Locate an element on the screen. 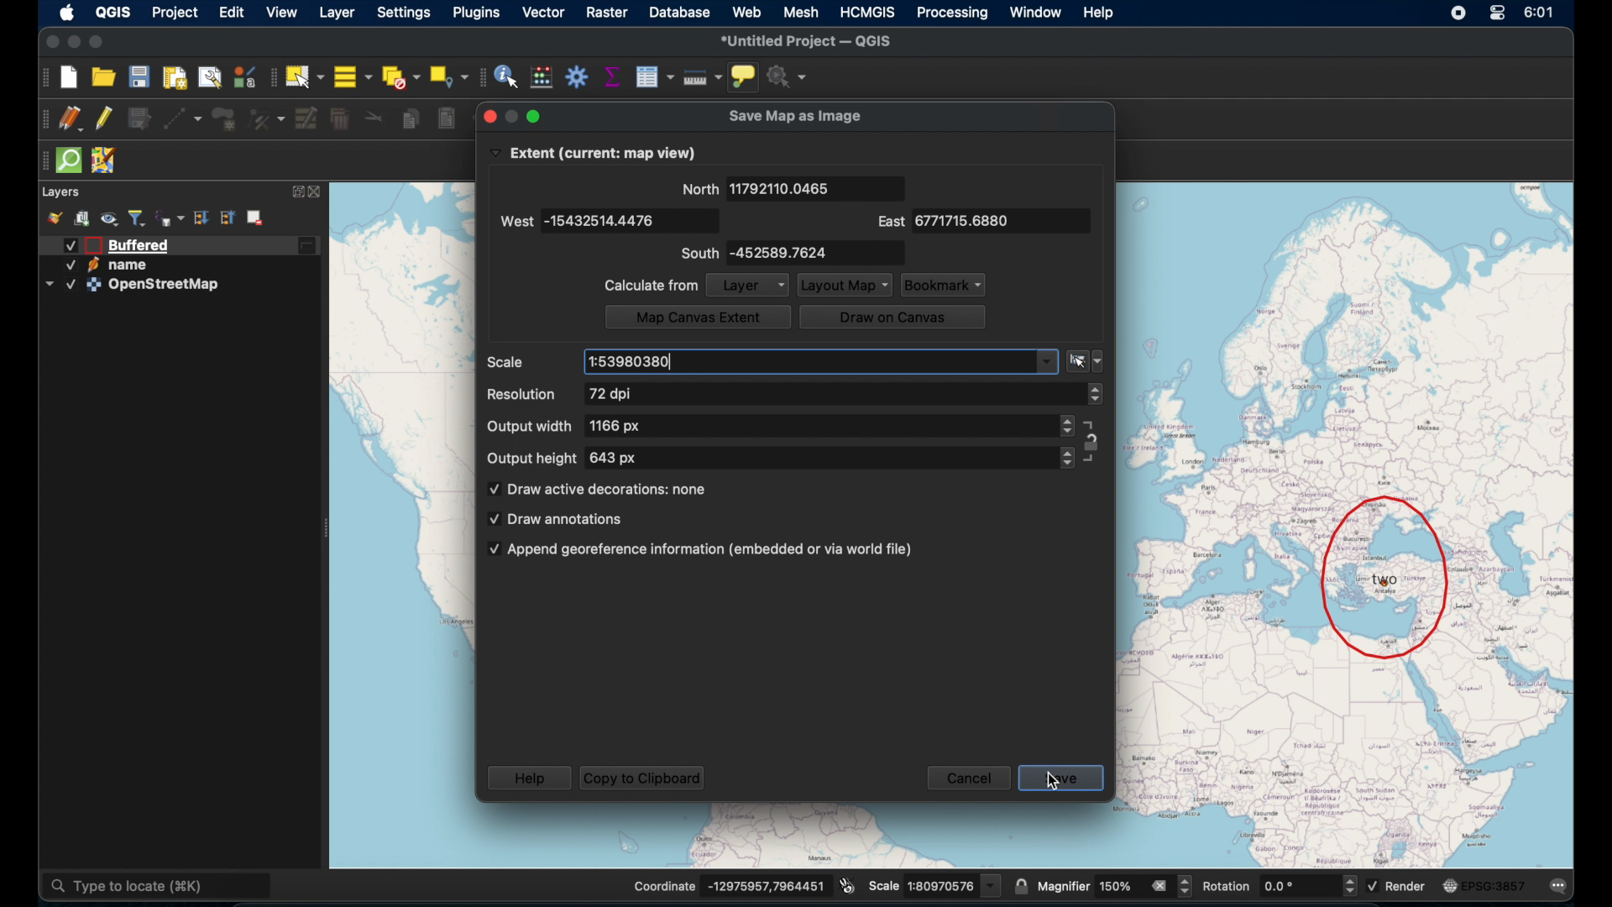 The height and width of the screenshot is (907, 1612). scale is located at coordinates (508, 362).